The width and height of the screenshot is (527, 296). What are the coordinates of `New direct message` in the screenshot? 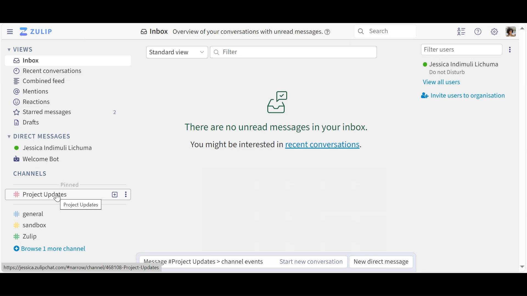 It's located at (381, 262).